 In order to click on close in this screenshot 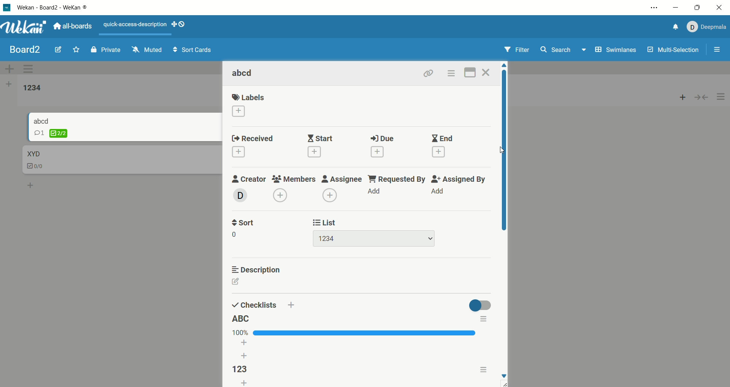, I will do `click(487, 72)`.